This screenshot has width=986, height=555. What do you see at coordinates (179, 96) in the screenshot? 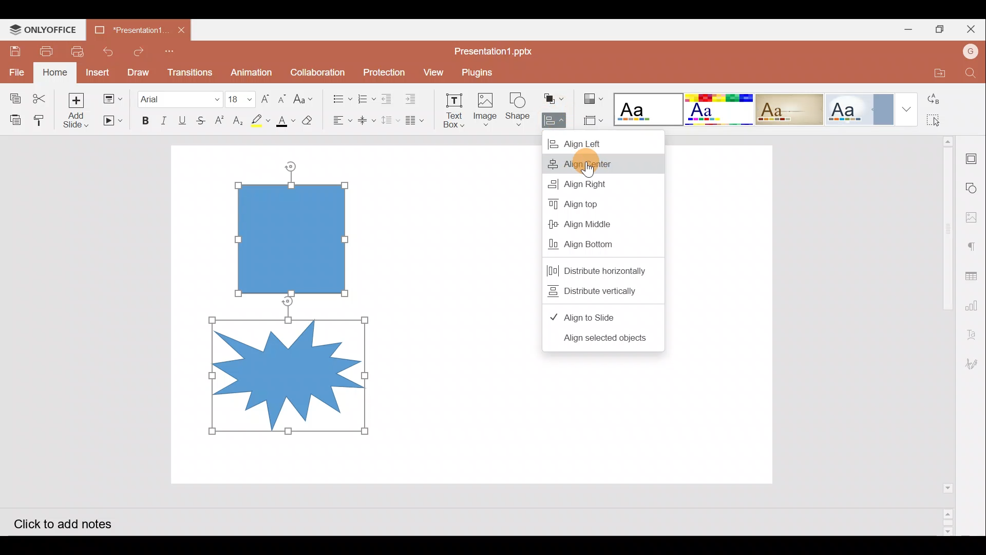
I see `Font name` at bounding box center [179, 96].